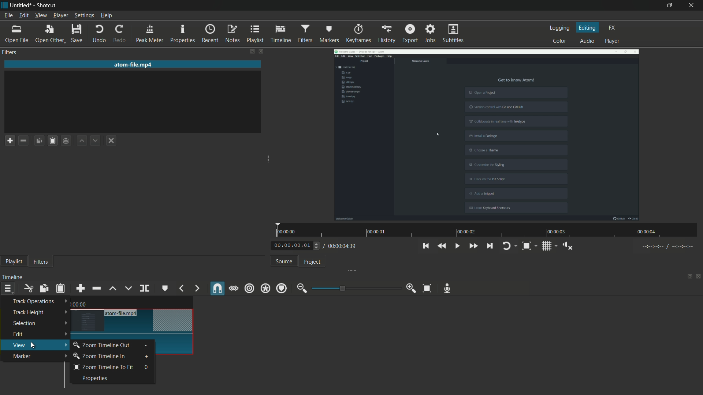 The height and width of the screenshot is (395, 703). What do you see at coordinates (148, 368) in the screenshot?
I see `0` at bounding box center [148, 368].